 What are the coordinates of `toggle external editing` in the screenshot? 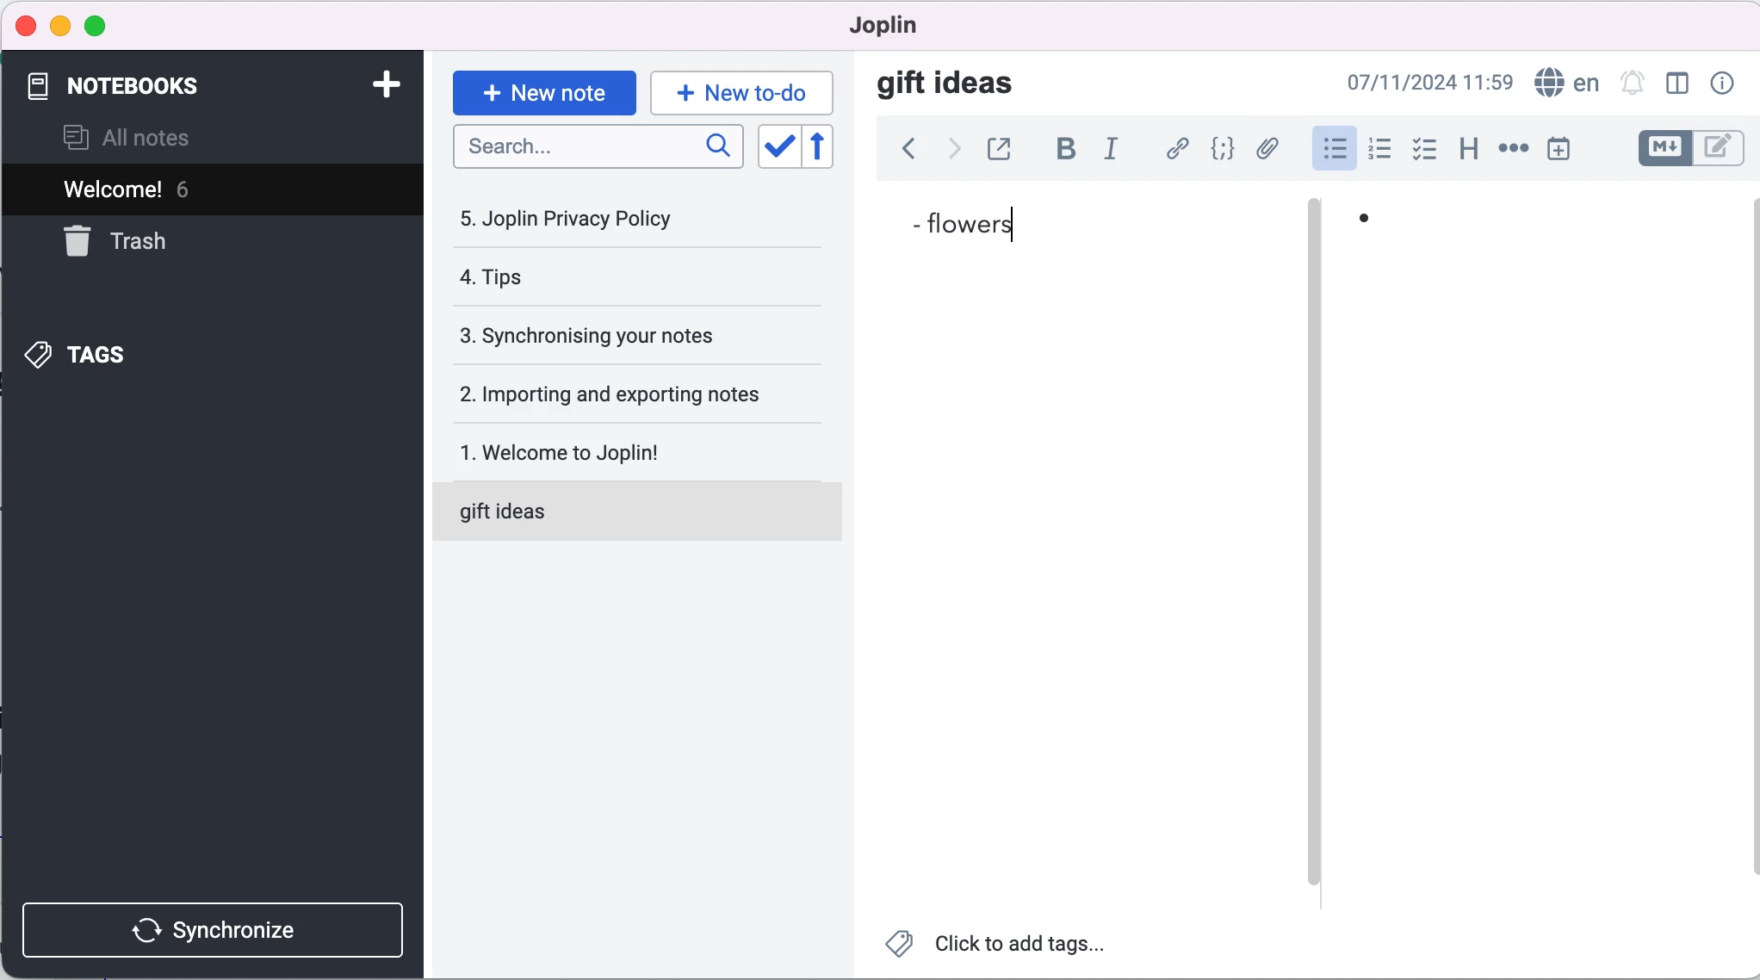 It's located at (1002, 148).